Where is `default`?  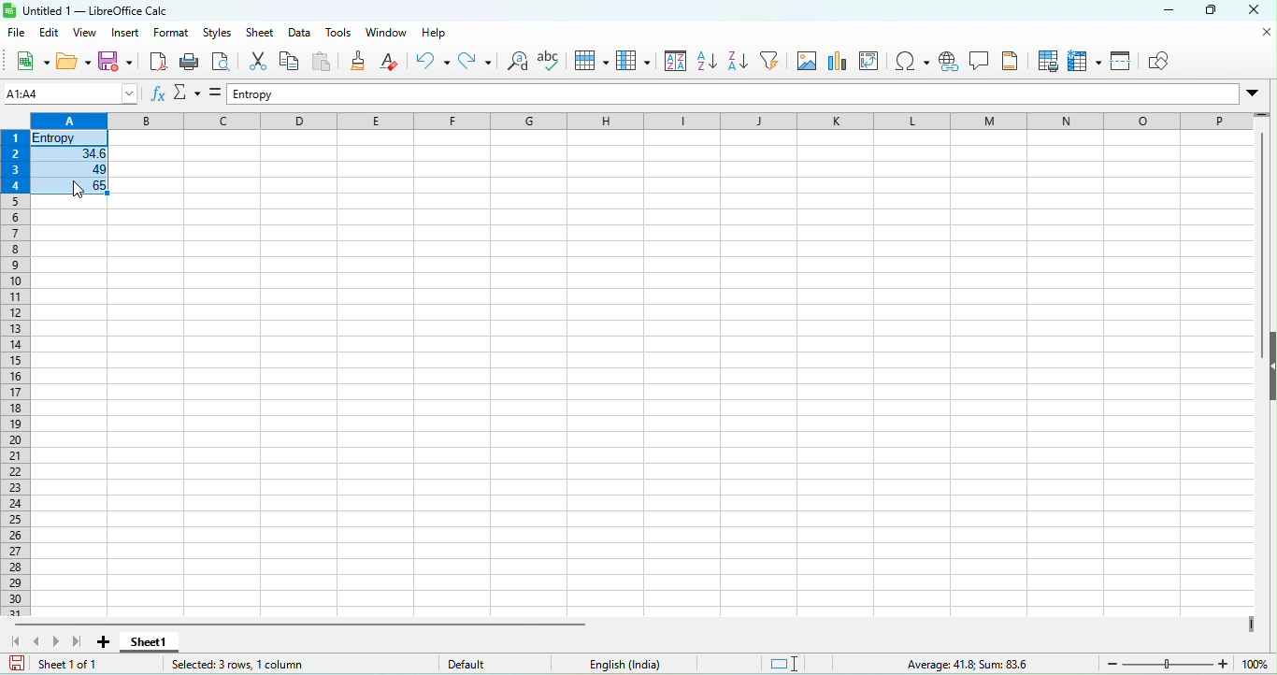 default is located at coordinates (499, 664).